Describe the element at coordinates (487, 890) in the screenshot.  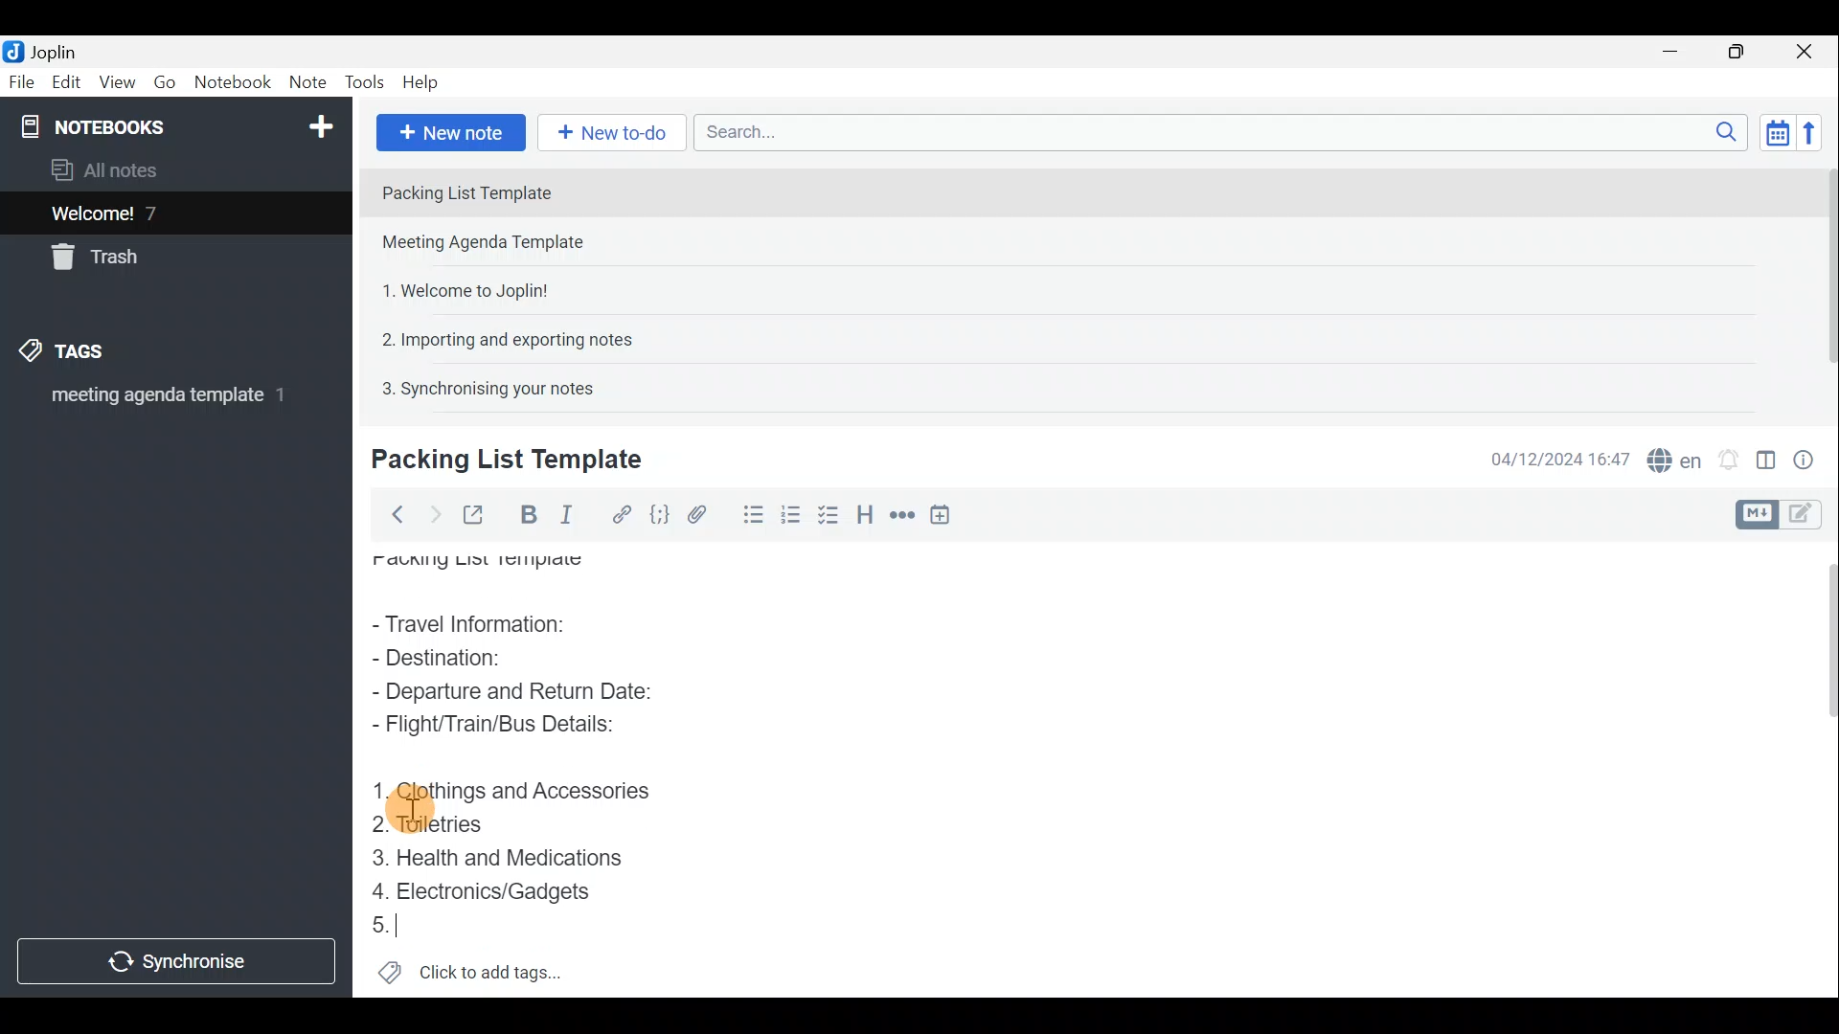
I see `Electronics/Gadgets` at that location.